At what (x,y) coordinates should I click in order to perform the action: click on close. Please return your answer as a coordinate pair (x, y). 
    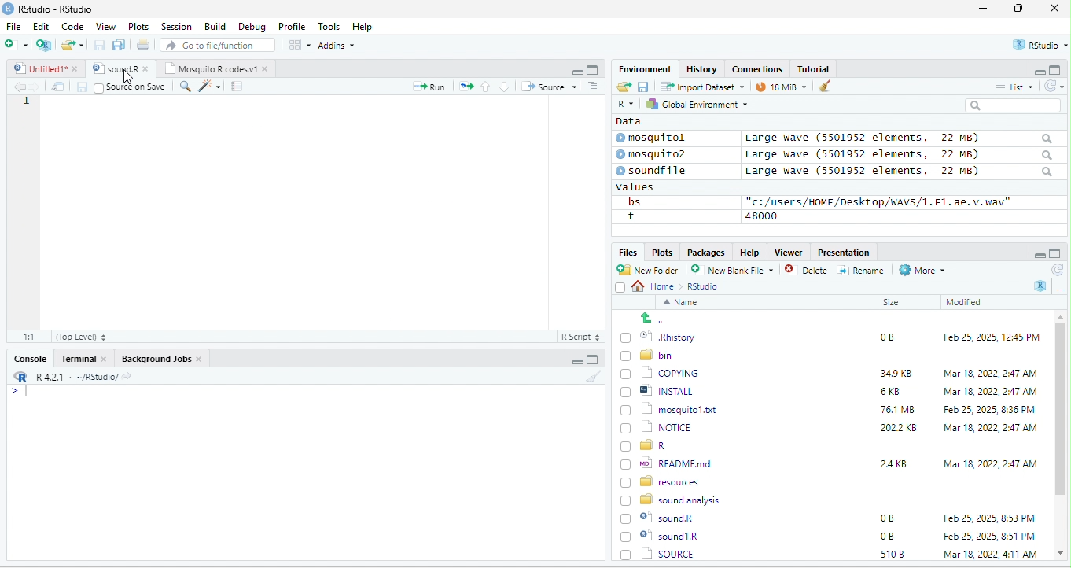
    Looking at the image, I should click on (1054, 9).